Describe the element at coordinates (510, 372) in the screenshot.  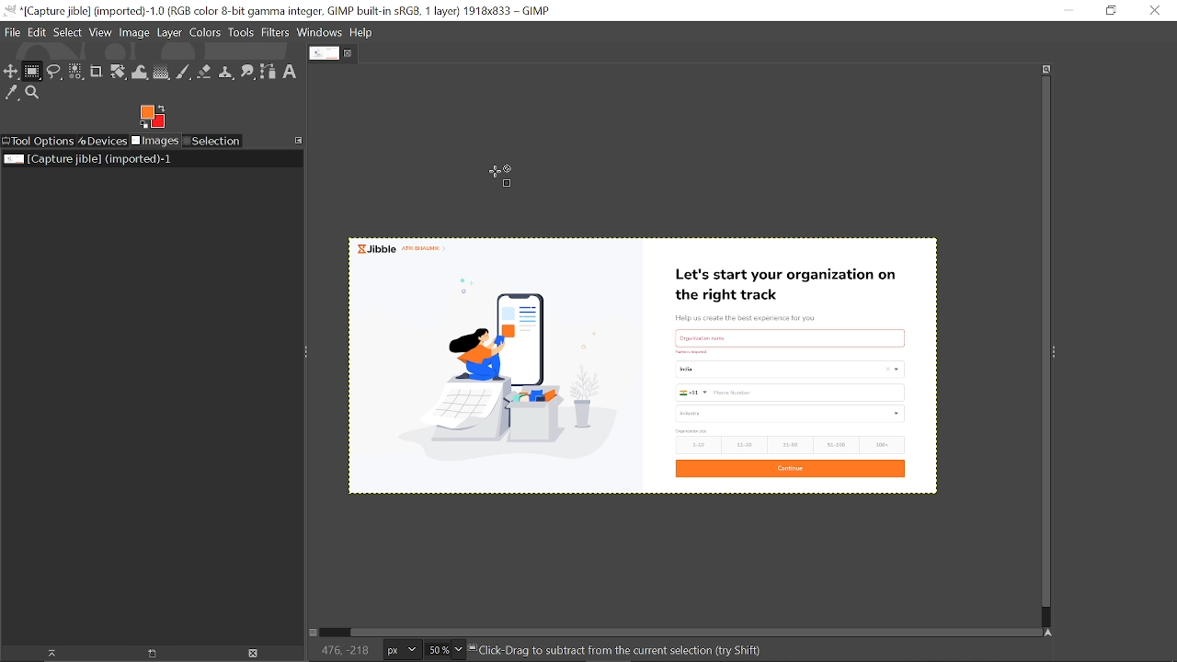
I see `Selection deselected` at that location.